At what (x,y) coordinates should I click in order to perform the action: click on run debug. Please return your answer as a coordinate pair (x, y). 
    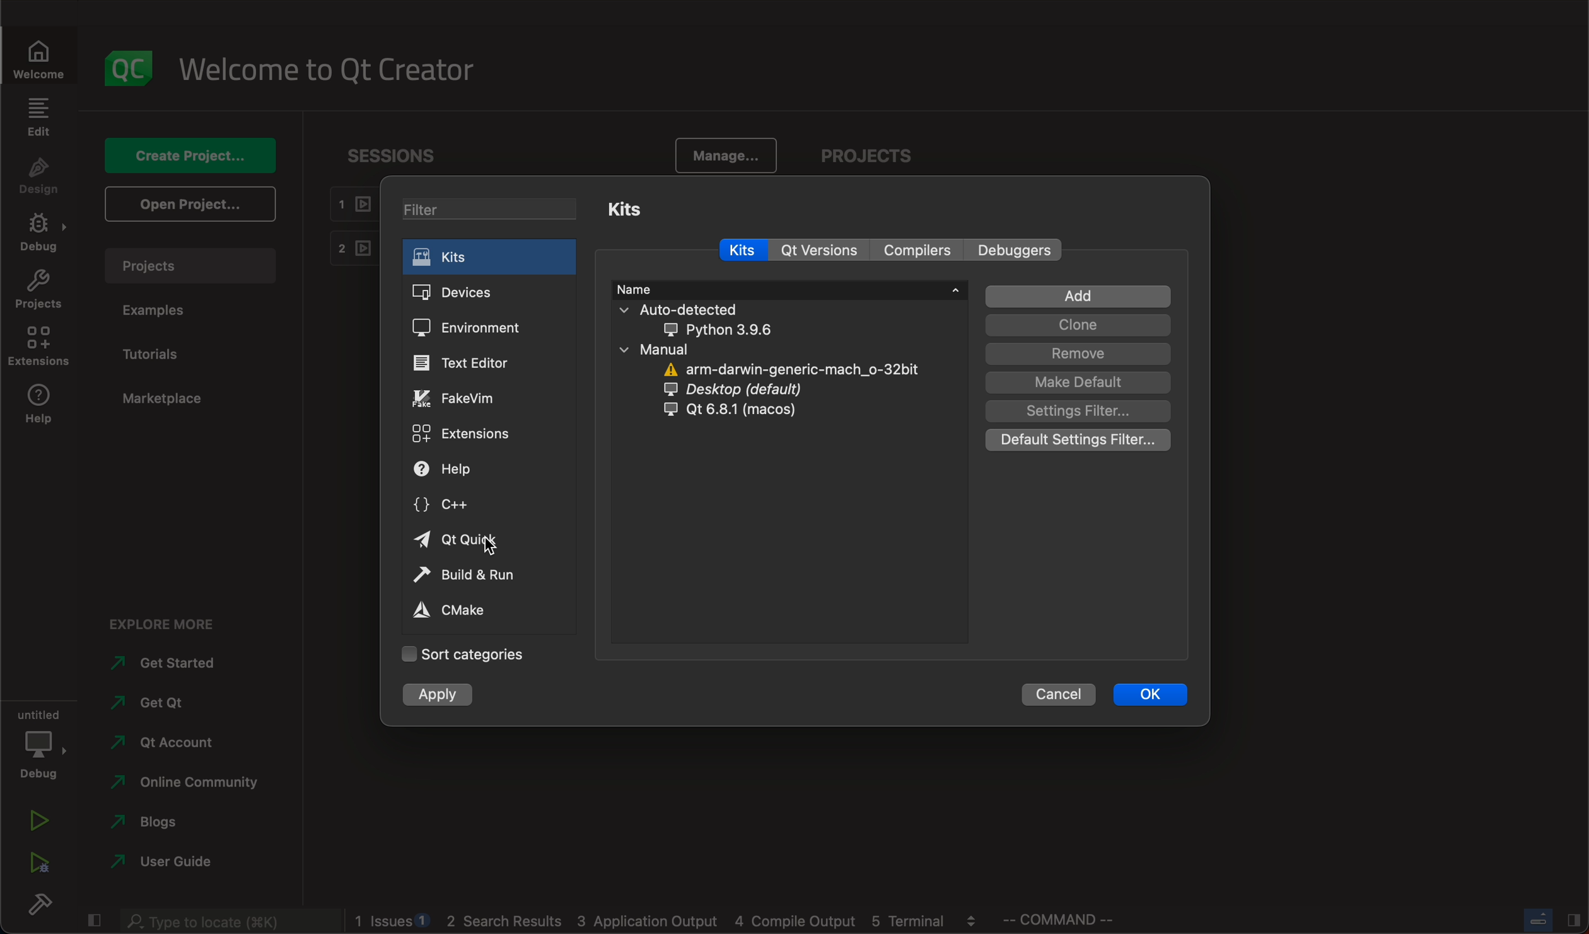
    Looking at the image, I should click on (42, 860).